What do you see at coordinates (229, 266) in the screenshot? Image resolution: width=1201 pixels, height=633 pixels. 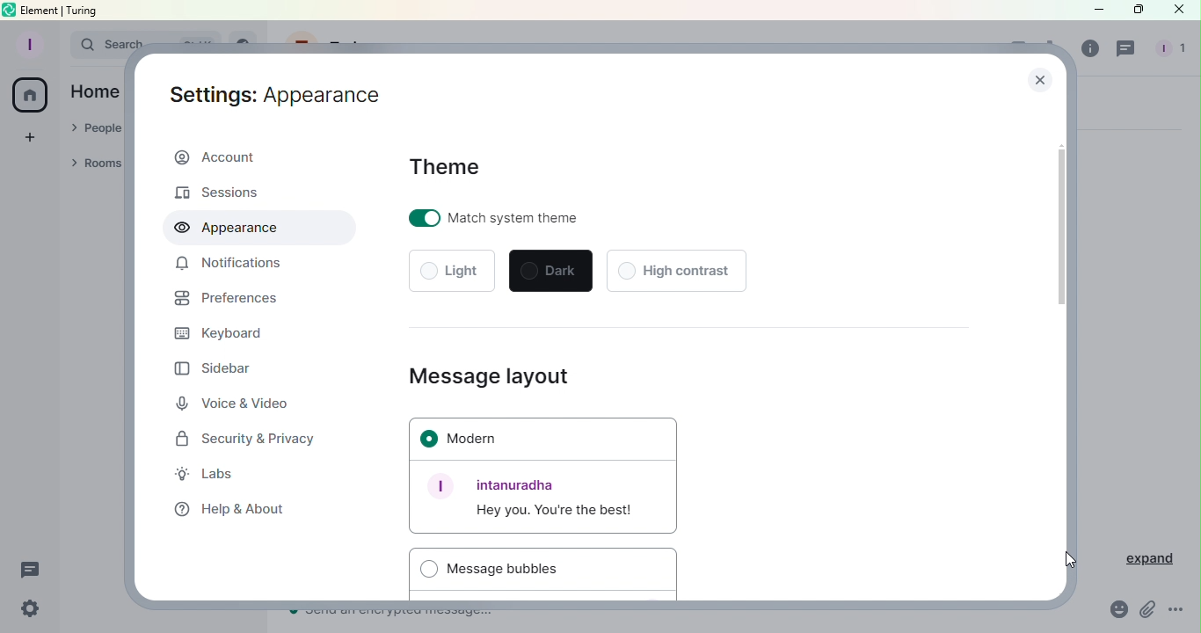 I see `Notifications` at bounding box center [229, 266].